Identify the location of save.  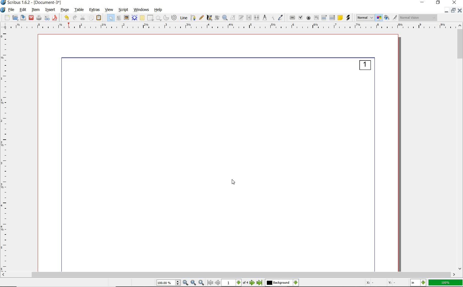
(23, 18).